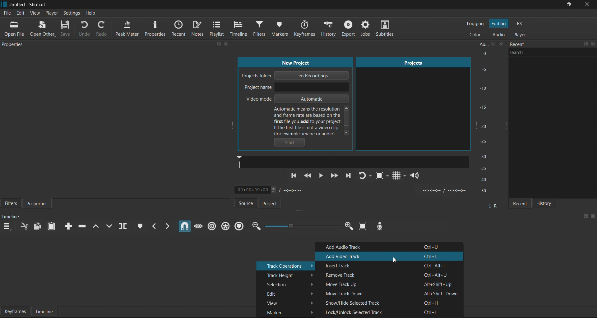  I want to click on Rewind, so click(309, 176).